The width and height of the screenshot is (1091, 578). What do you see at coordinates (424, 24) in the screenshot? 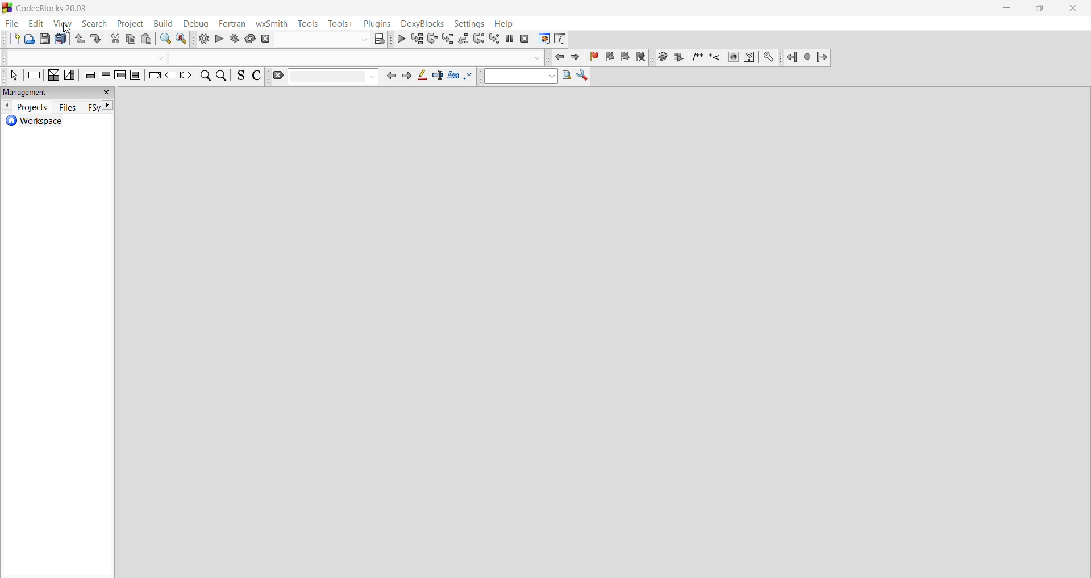
I see `doxyBlocks` at bounding box center [424, 24].